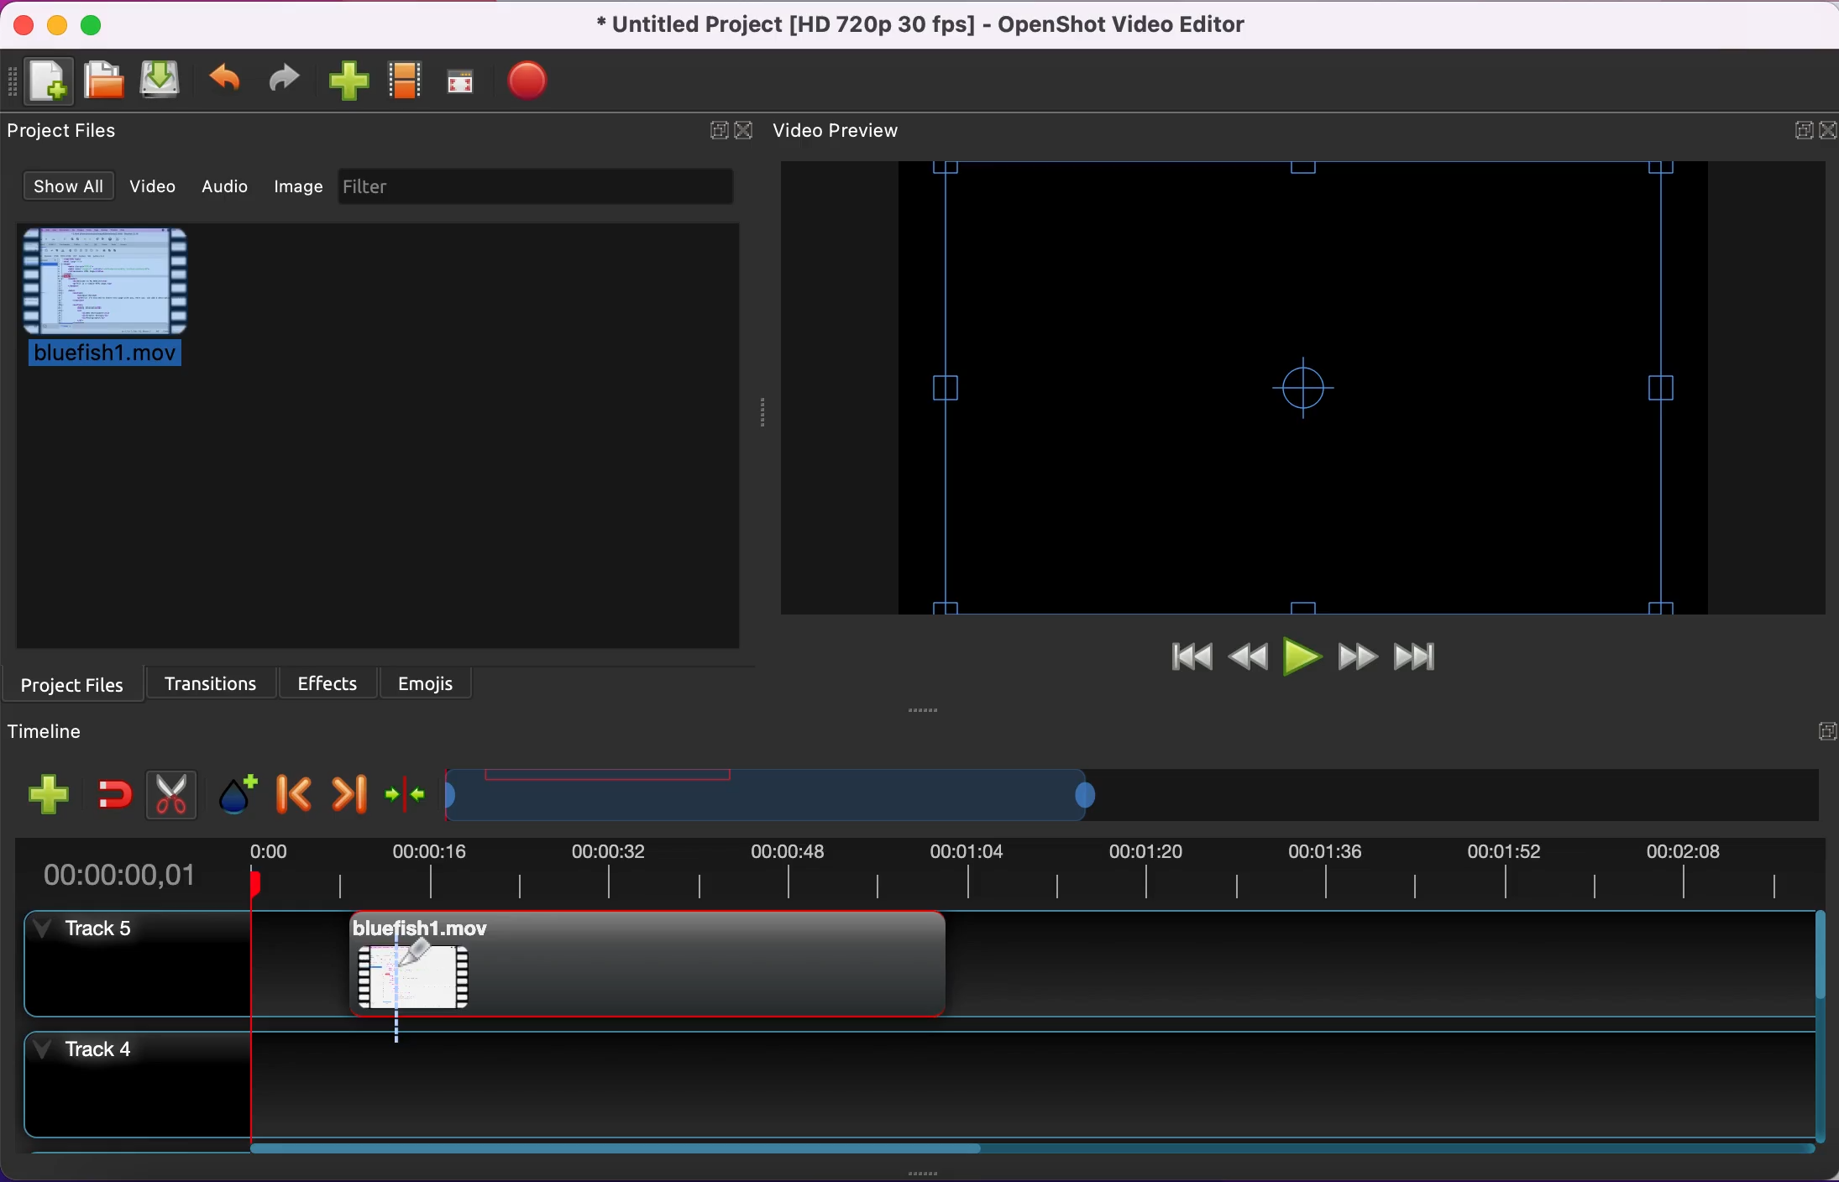  What do you see at coordinates (716, 129) in the screenshot?
I see `expand/hide` at bounding box center [716, 129].